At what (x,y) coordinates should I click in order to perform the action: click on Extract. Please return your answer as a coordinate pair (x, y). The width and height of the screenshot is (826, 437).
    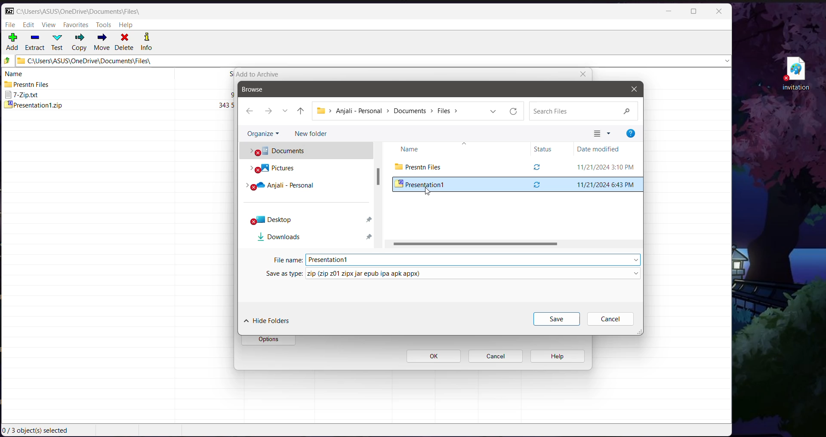
    Looking at the image, I should click on (35, 43).